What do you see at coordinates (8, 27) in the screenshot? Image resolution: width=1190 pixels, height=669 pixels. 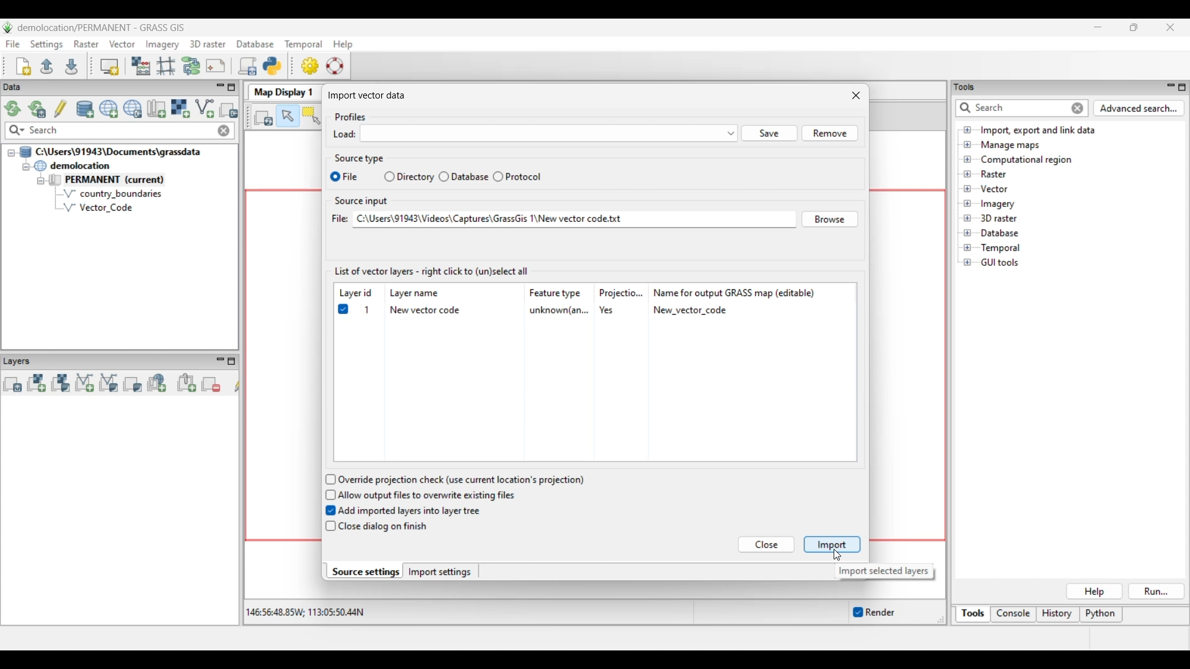 I see `Software logo` at bounding box center [8, 27].